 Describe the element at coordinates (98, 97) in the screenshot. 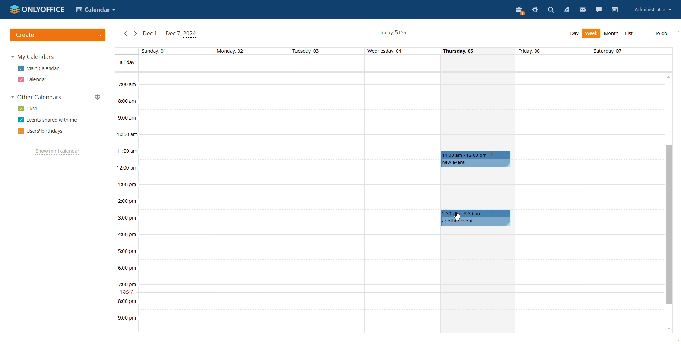

I see `manage` at that location.